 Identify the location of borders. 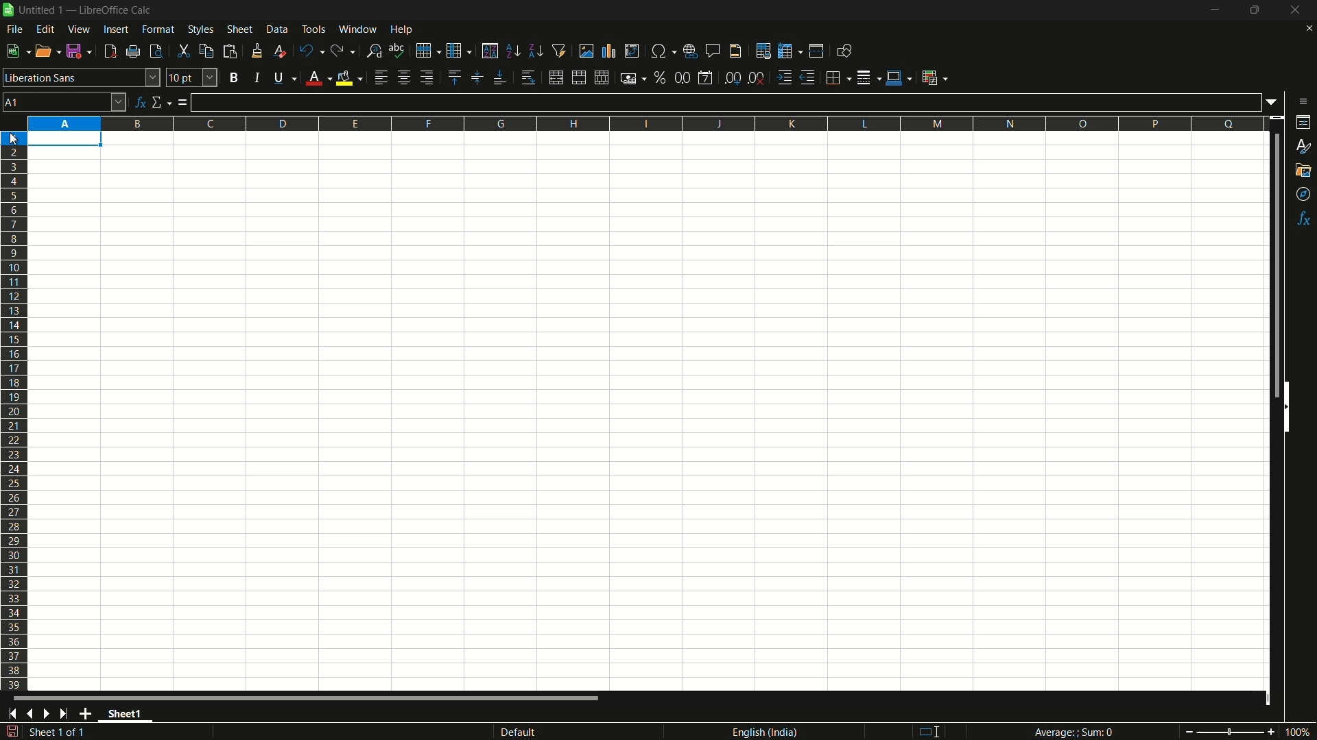
(839, 76).